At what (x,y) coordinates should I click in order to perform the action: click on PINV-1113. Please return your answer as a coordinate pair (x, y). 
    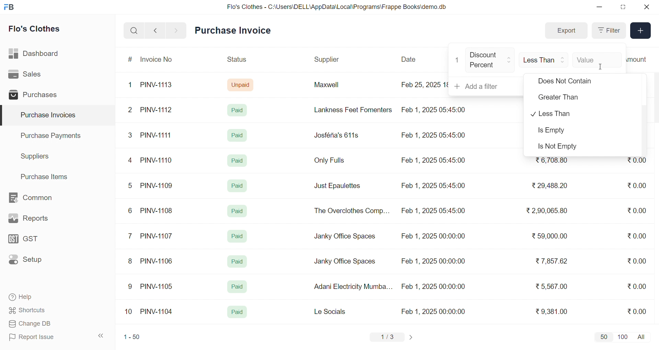
    Looking at the image, I should click on (159, 85).